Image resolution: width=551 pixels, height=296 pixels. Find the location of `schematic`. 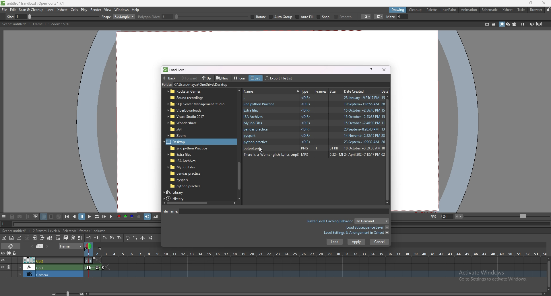

schematic is located at coordinates (490, 9).